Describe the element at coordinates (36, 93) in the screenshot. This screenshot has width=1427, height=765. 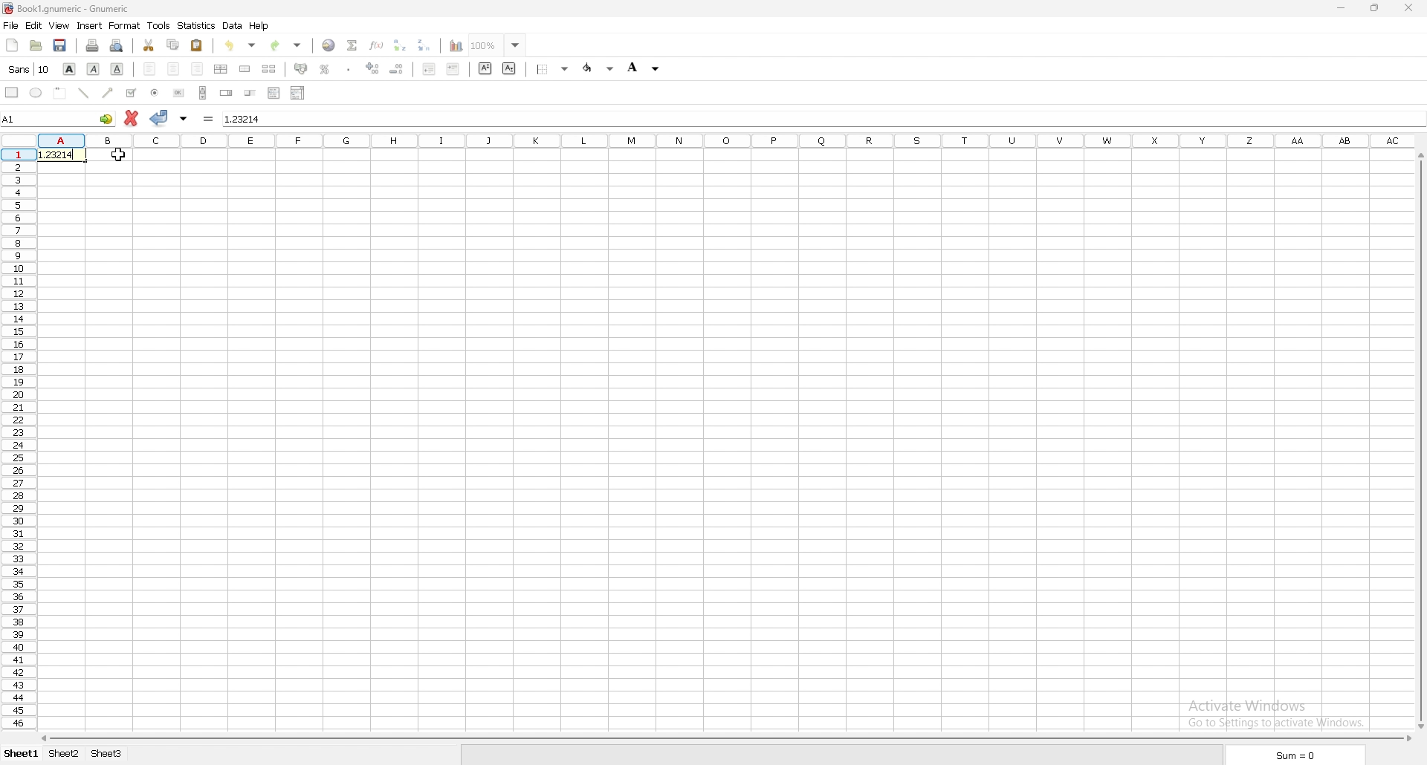
I see `ellipse` at that location.